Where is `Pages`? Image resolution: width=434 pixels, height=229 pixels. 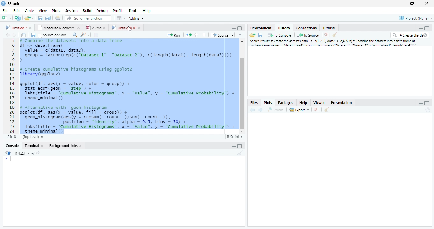
Pages is located at coordinates (189, 36).